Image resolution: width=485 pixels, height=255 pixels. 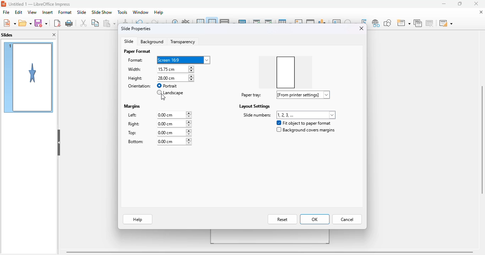 I want to click on right: 0.00 cm, so click(x=171, y=124).